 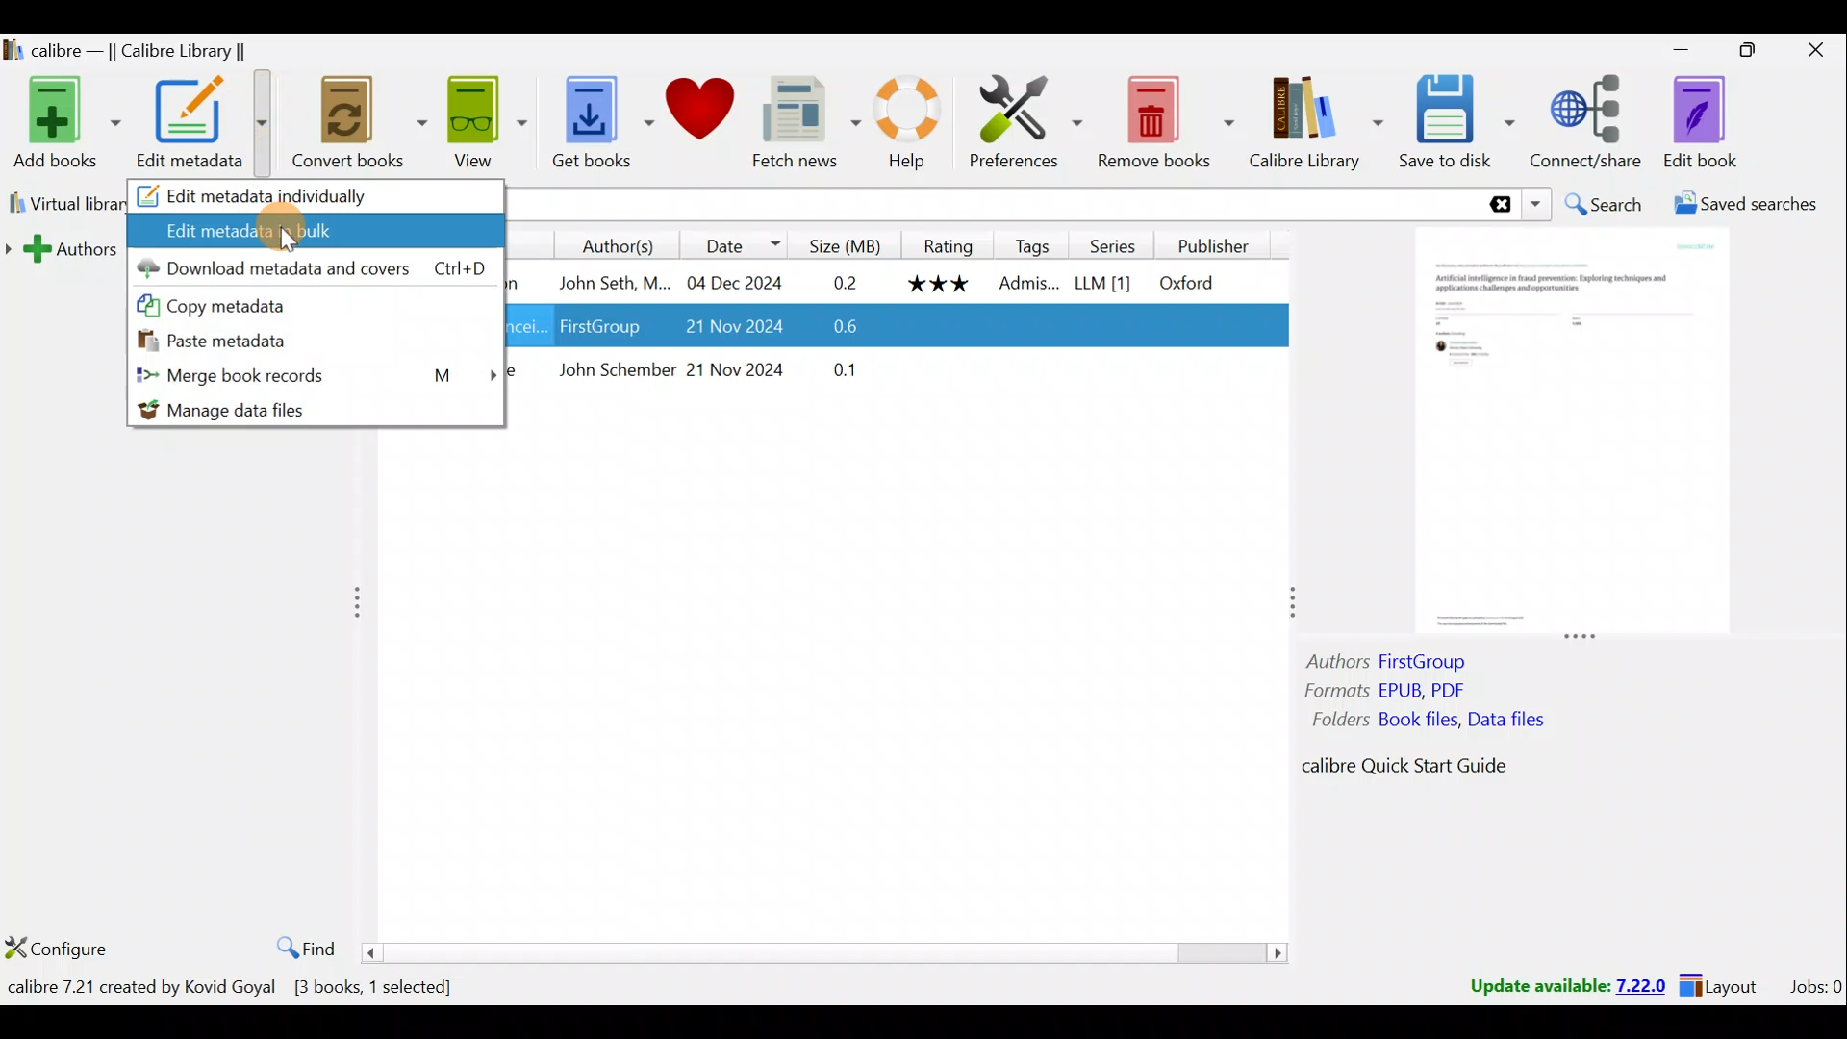 What do you see at coordinates (155, 50) in the screenshot?
I see `Calibre library` at bounding box center [155, 50].